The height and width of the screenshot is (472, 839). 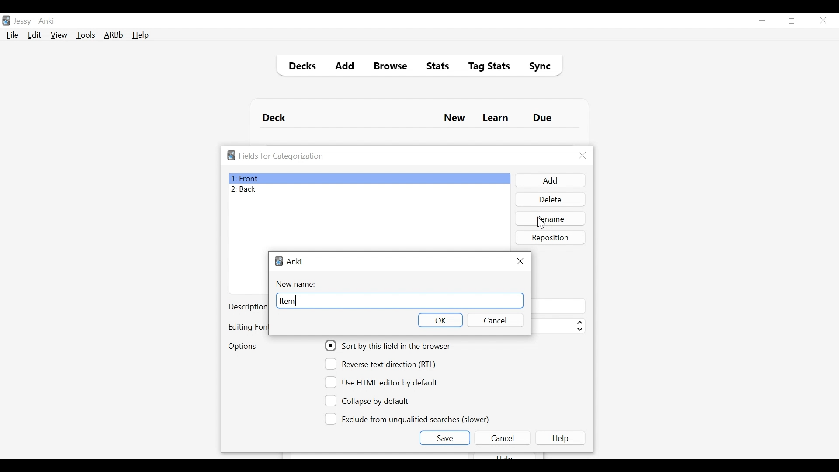 I want to click on Edit, so click(x=34, y=36).